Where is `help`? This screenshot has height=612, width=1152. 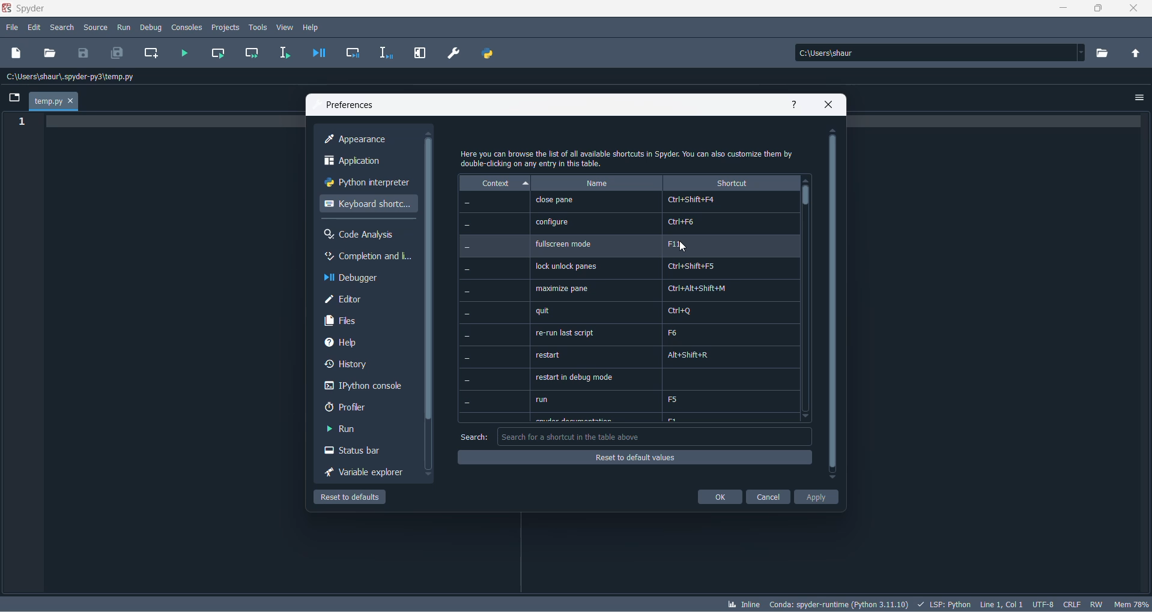 help is located at coordinates (796, 106).